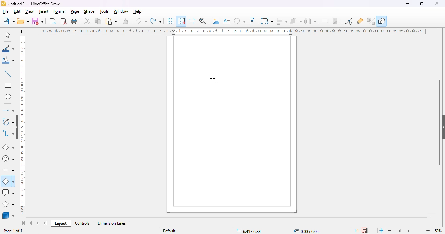 Image resolution: width=445 pixels, height=234 pixels. Describe the element at coordinates (111, 21) in the screenshot. I see `paste` at that location.